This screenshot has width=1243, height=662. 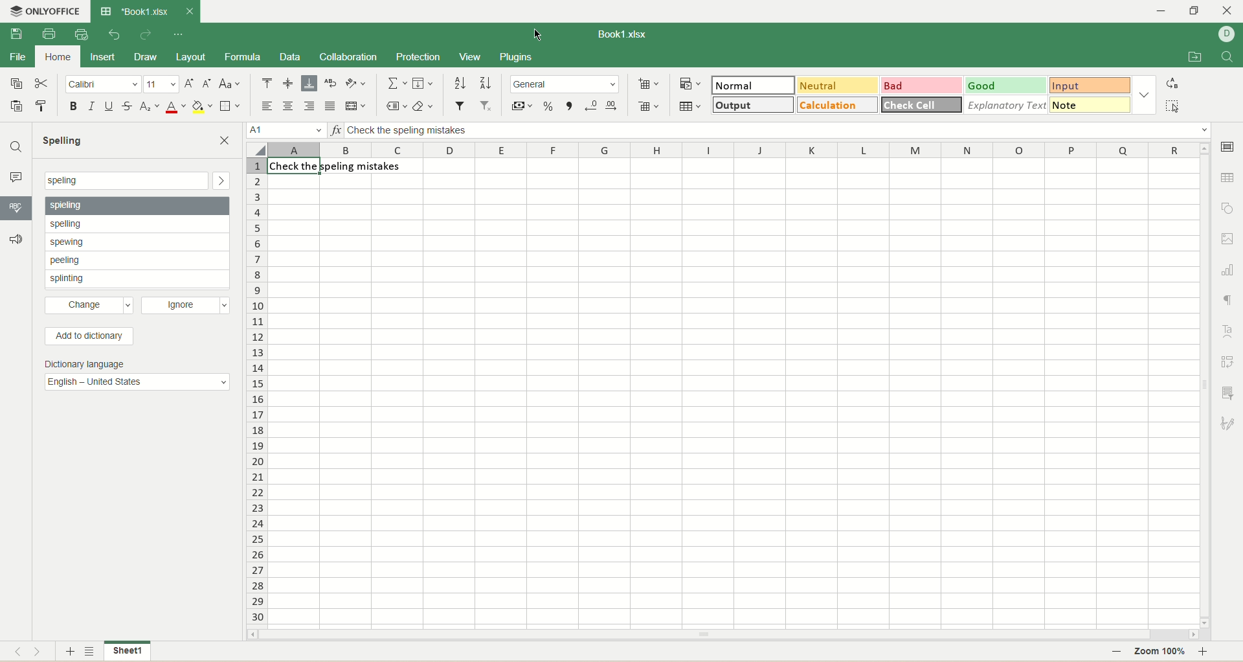 What do you see at coordinates (1203, 652) in the screenshot?
I see `zoom in` at bounding box center [1203, 652].